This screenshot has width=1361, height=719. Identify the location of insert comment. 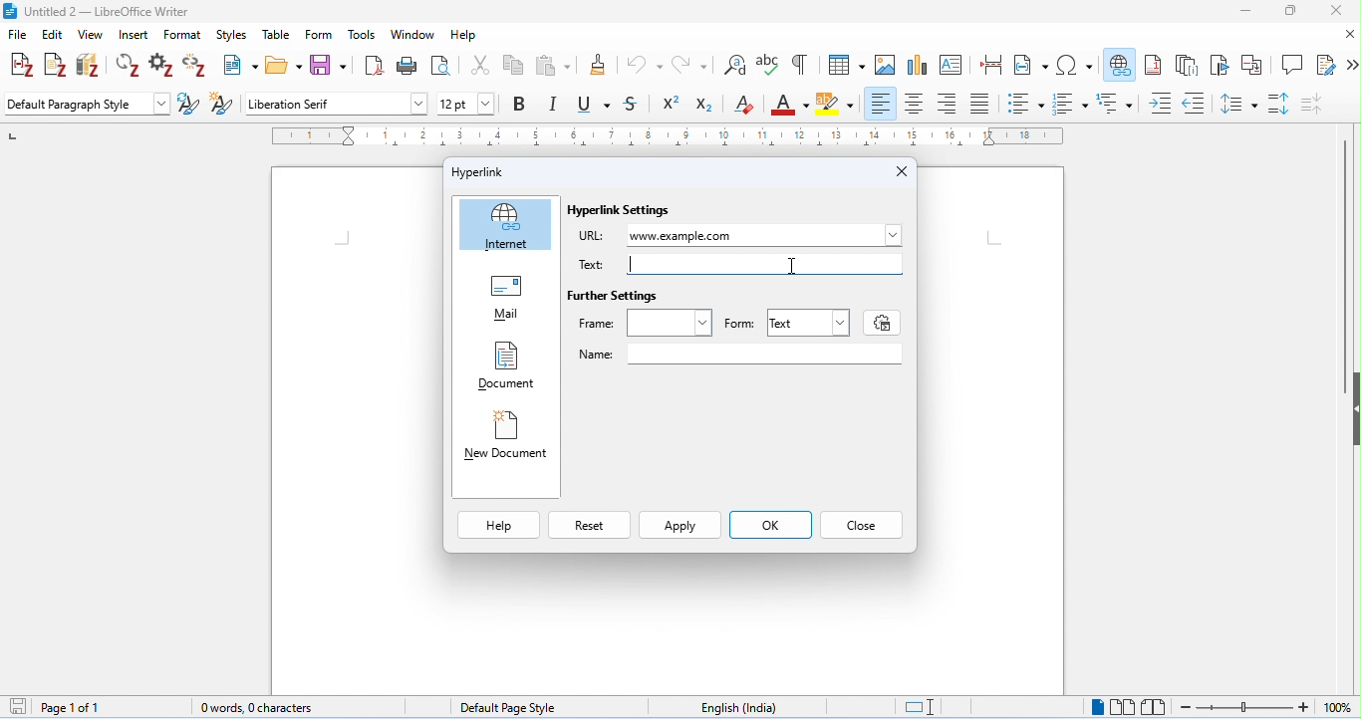
(1293, 65).